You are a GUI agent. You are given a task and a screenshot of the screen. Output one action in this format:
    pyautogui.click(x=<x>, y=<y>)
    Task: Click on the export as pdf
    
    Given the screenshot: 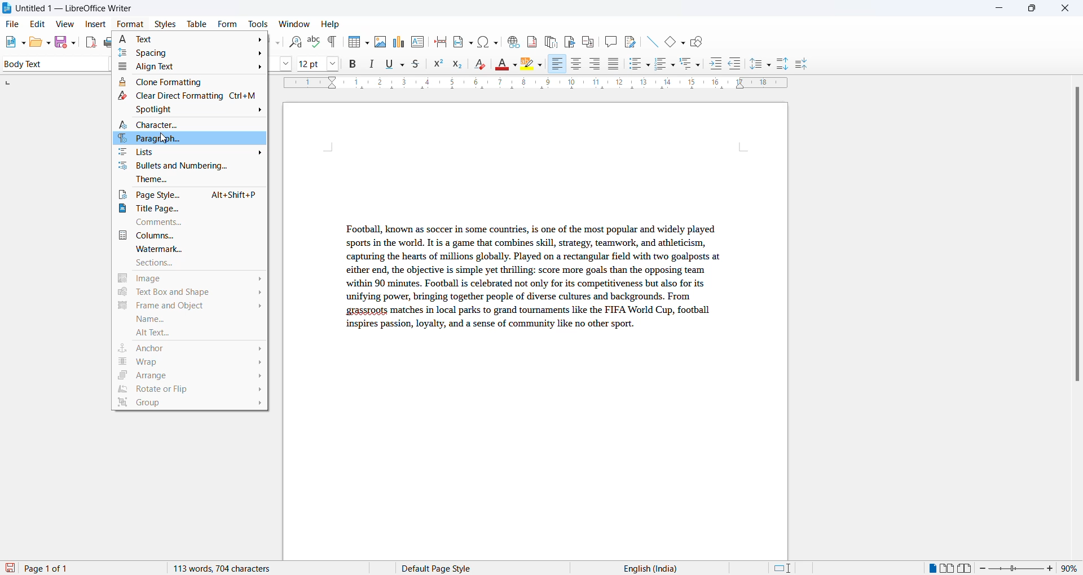 What is the action you would take?
    pyautogui.click(x=92, y=41)
    